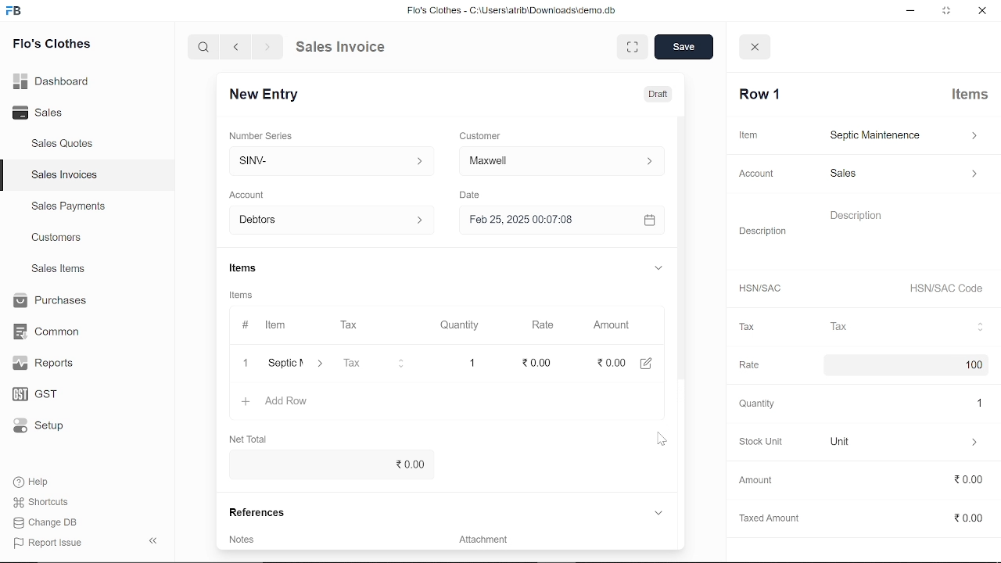  Describe the element at coordinates (659, 92) in the screenshot. I see `Draft` at that location.